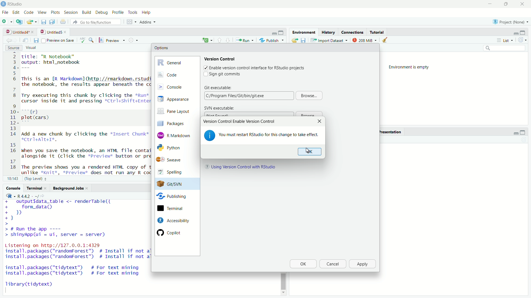  I want to click on Go to file/function, so click(97, 22).